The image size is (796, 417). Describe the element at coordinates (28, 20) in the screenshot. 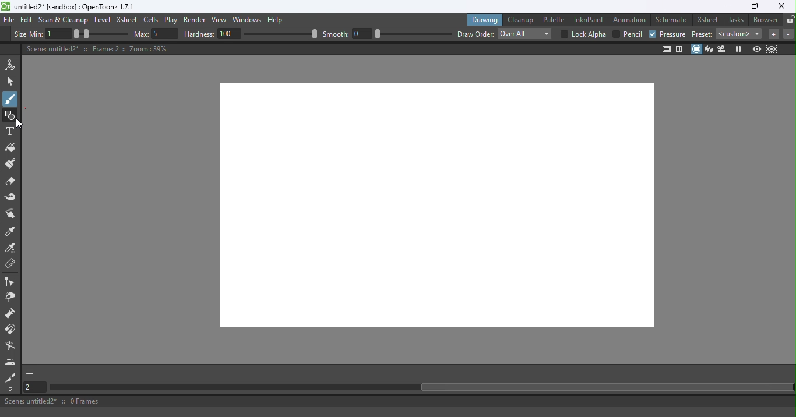

I see `Edit` at that location.